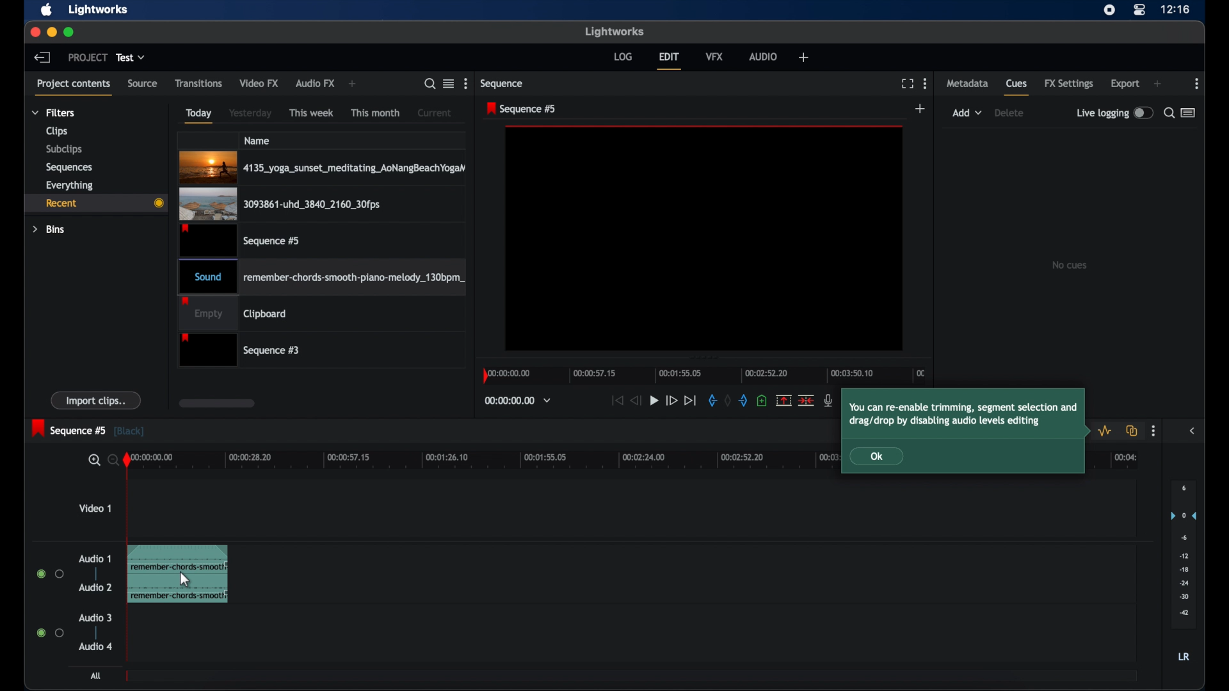 Image resolution: width=1229 pixels, height=691 pixels. I want to click on this week, so click(312, 113).